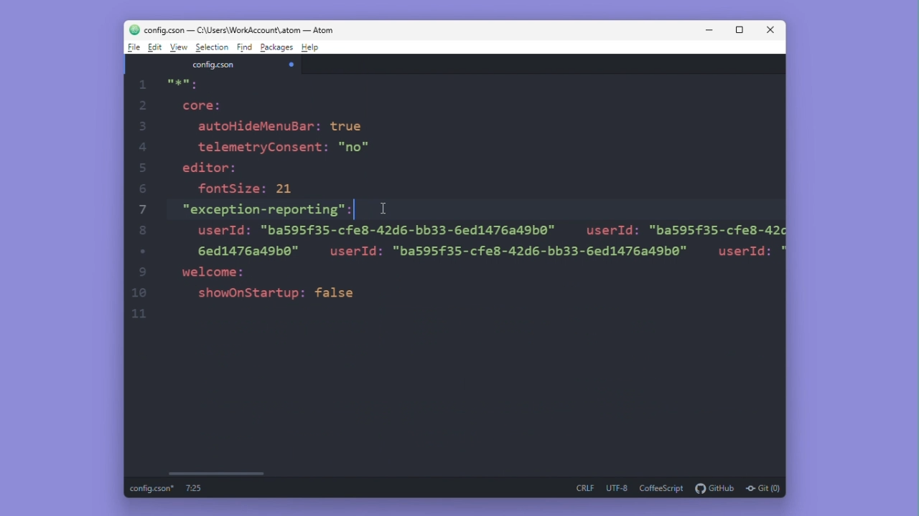 The image size is (919, 516). What do you see at coordinates (584, 489) in the screenshot?
I see `crlf` at bounding box center [584, 489].